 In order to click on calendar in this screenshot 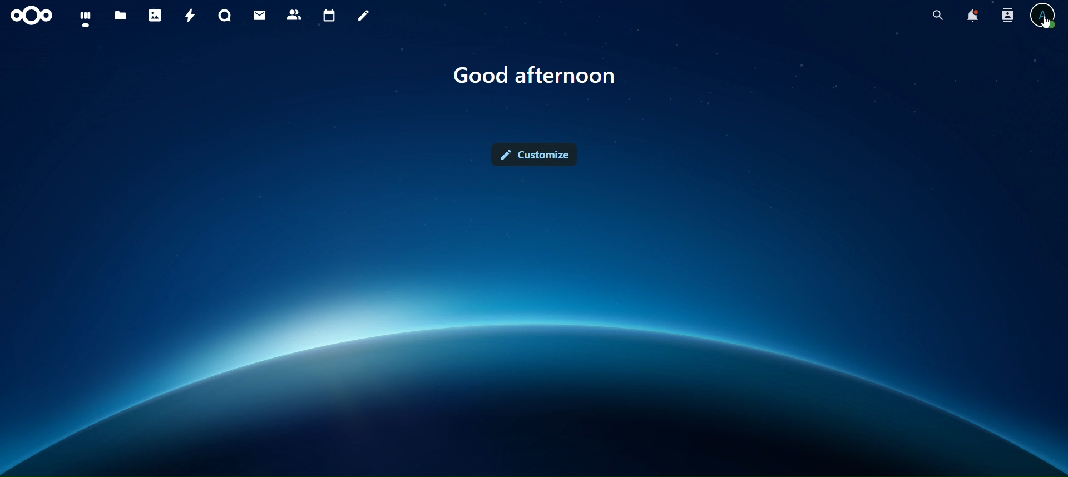, I will do `click(330, 14)`.